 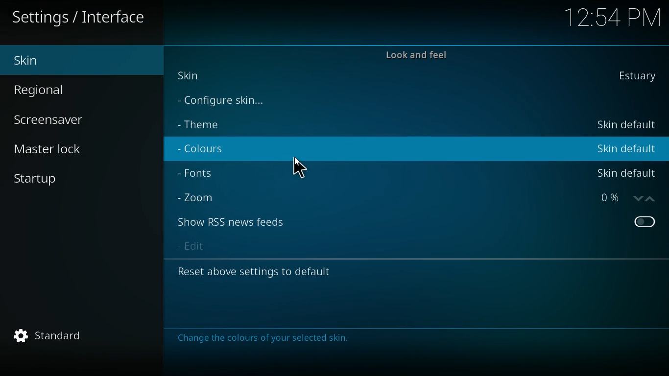 I want to click on cursor, so click(x=300, y=167).